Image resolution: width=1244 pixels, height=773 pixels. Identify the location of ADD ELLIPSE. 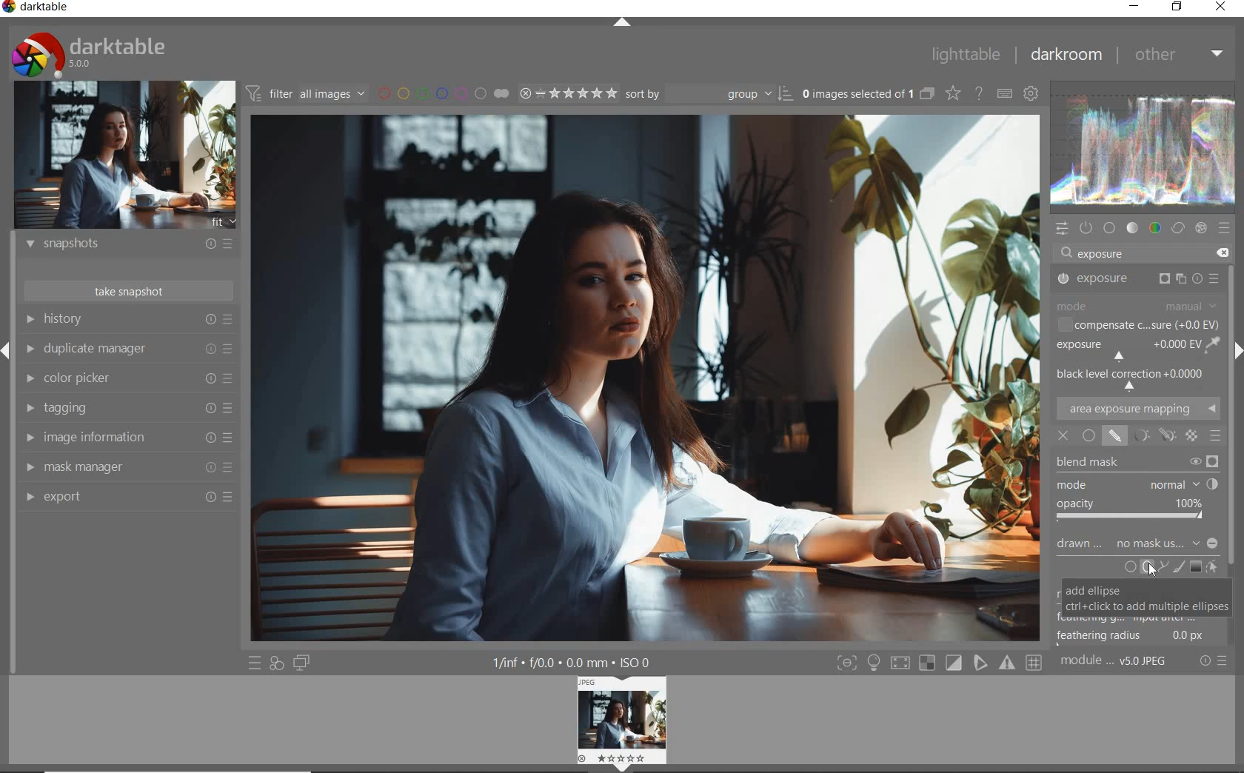
(1145, 597).